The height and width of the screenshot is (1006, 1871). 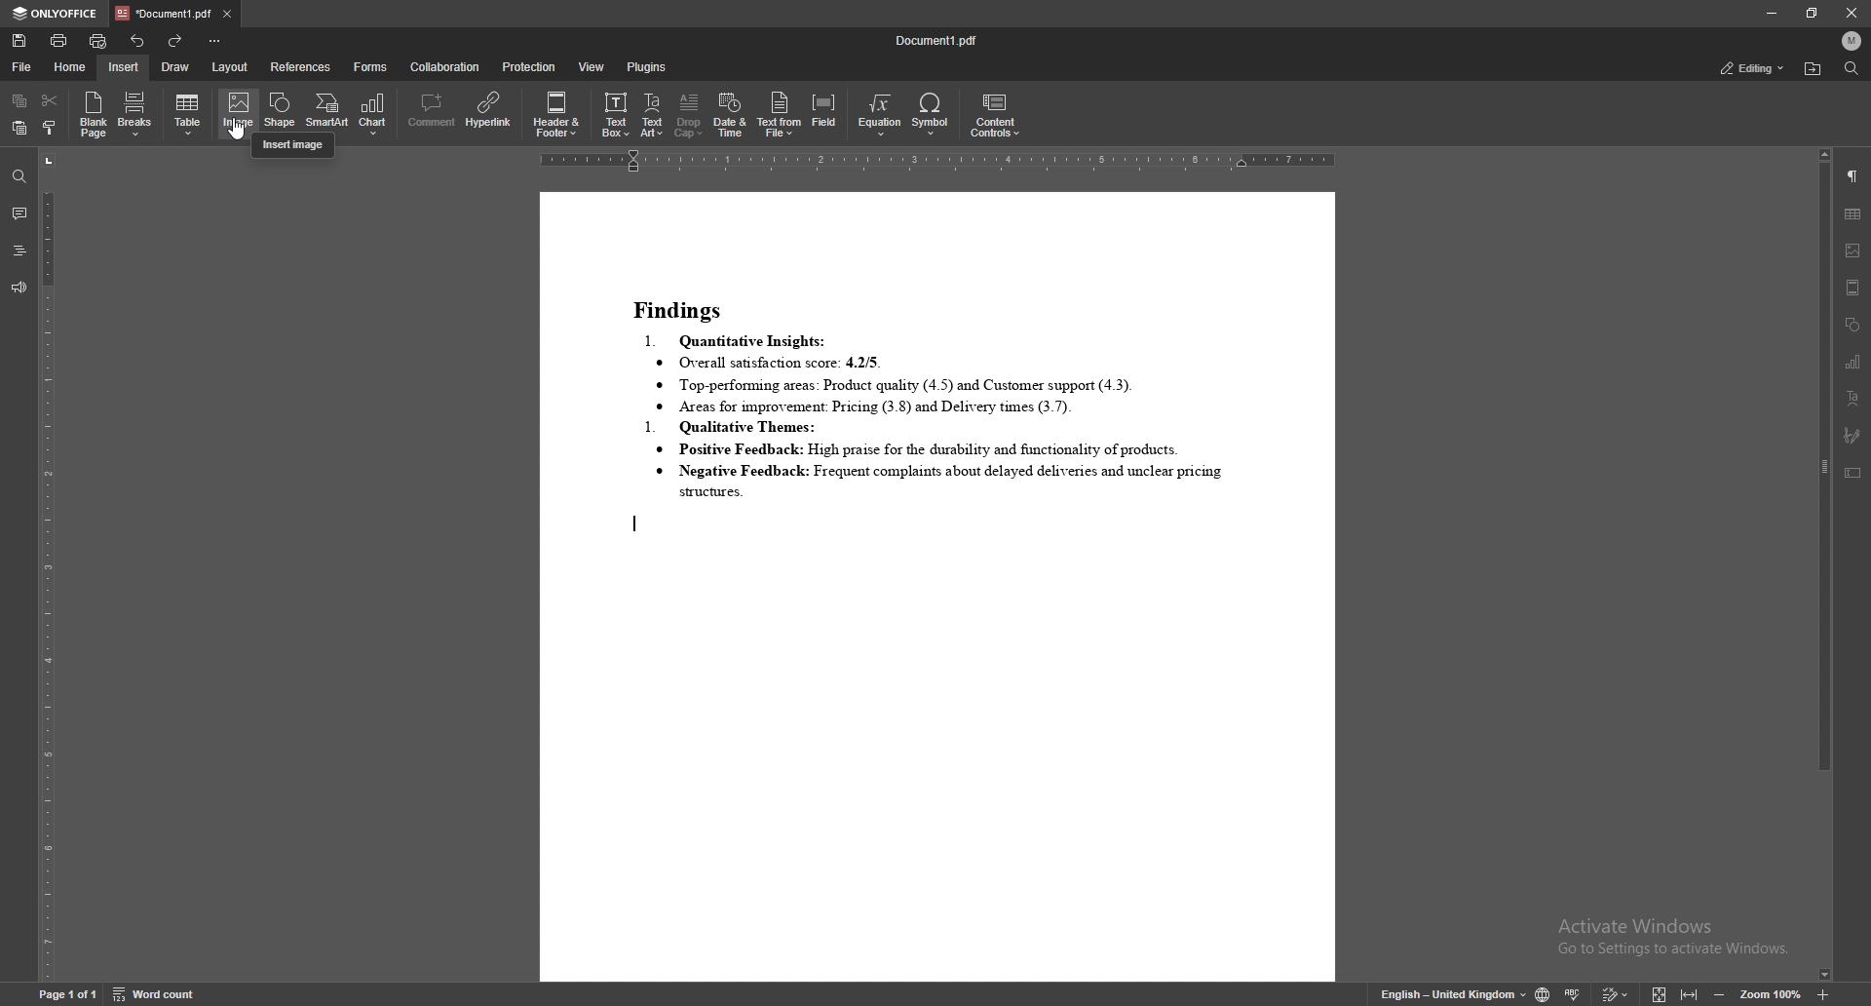 What do you see at coordinates (1824, 991) in the screenshot?
I see `zoom in` at bounding box center [1824, 991].